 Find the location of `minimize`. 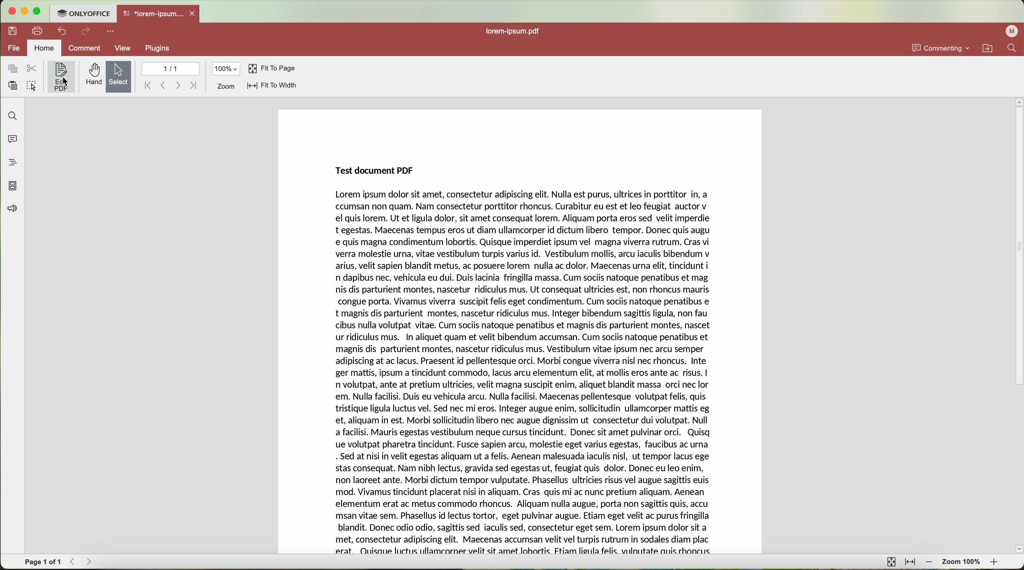

minimize is located at coordinates (24, 11).